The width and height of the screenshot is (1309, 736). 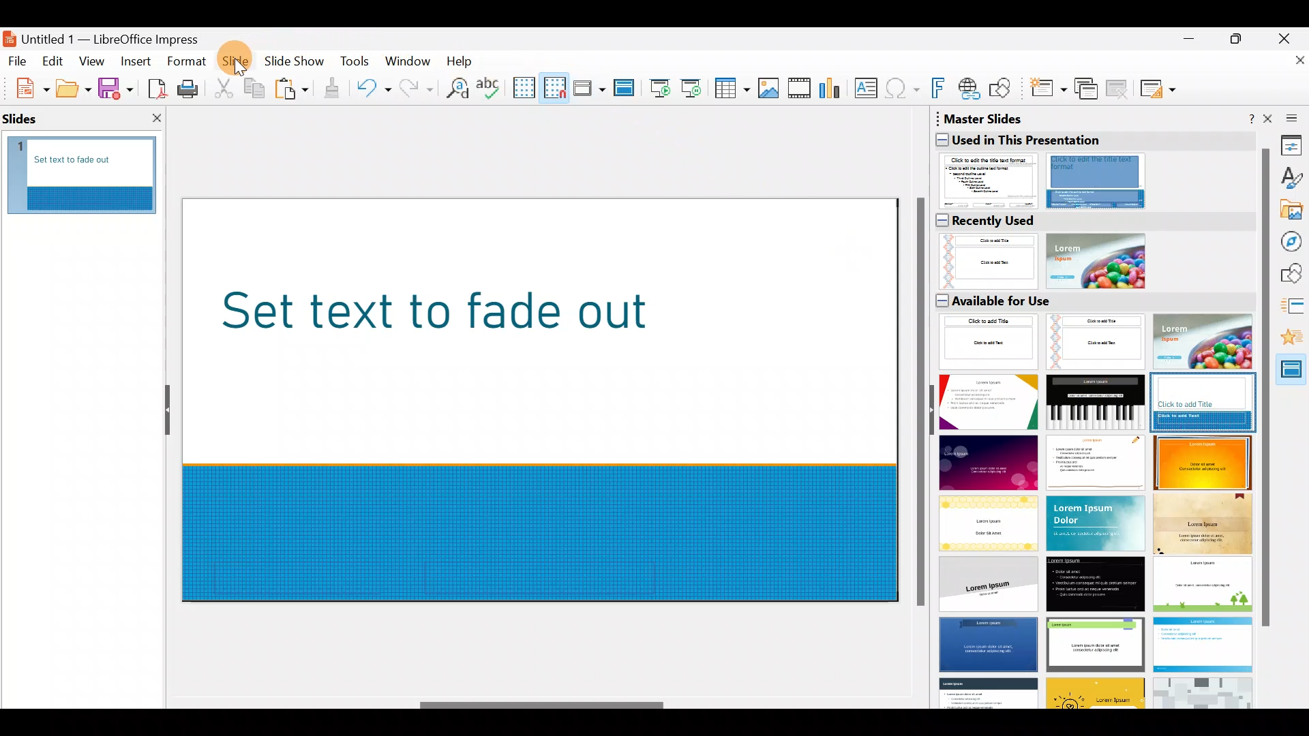 I want to click on Export directly as PDF, so click(x=154, y=87).